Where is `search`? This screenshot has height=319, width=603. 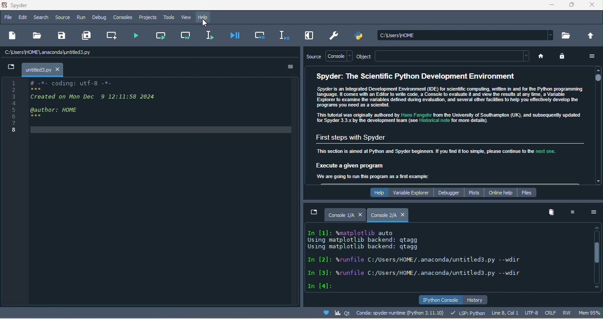 search is located at coordinates (40, 18).